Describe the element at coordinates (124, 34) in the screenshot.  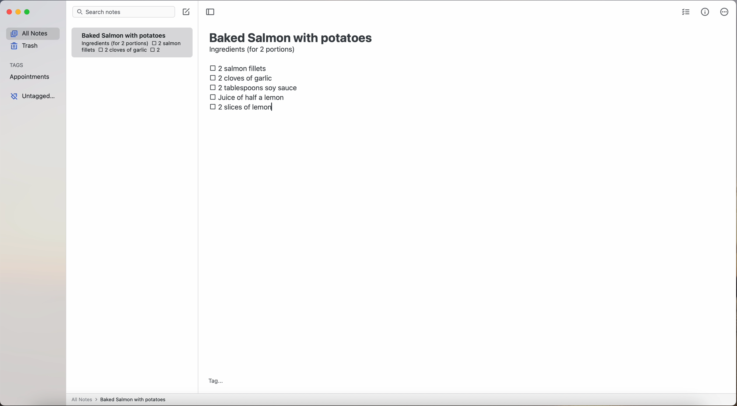
I see `Baked Salmon with potatoes` at that location.